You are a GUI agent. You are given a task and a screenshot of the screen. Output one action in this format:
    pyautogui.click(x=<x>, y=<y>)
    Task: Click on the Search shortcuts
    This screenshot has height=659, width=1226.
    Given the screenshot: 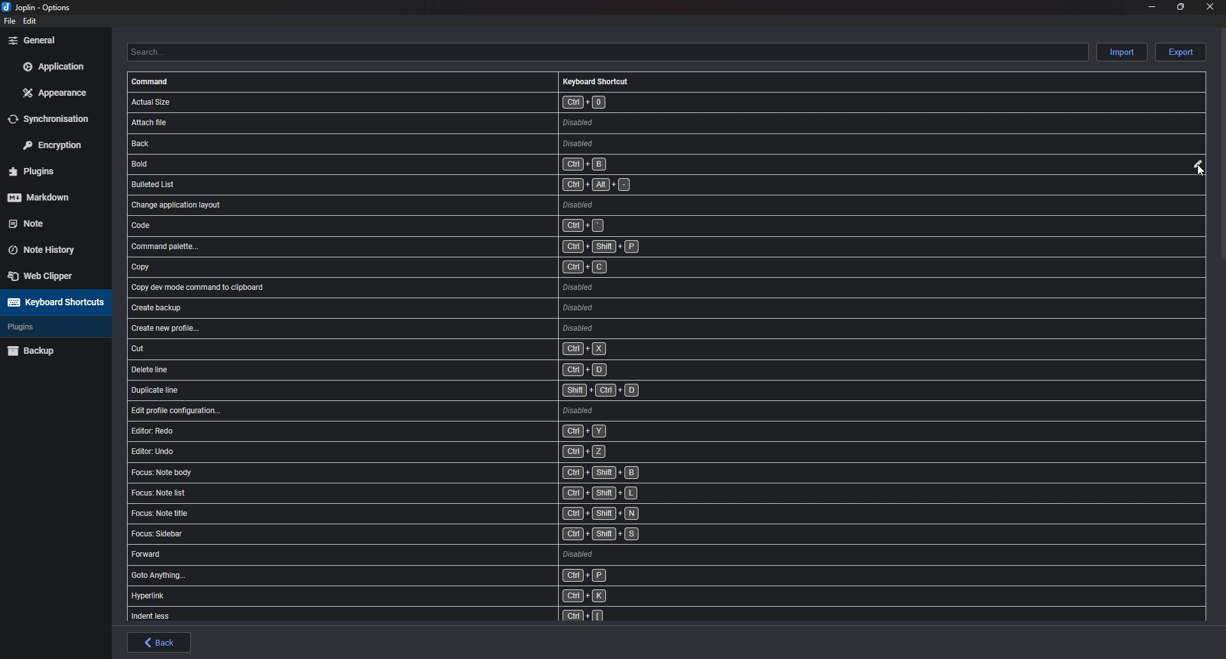 What is the action you would take?
    pyautogui.click(x=607, y=52)
    